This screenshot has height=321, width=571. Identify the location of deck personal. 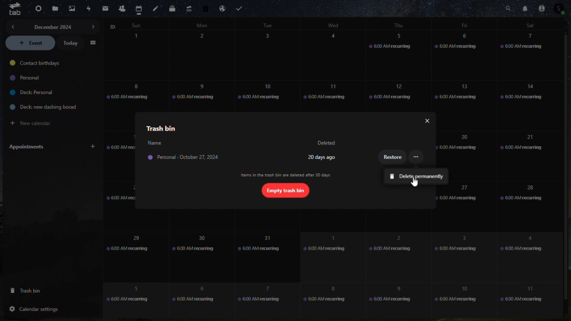
(31, 93).